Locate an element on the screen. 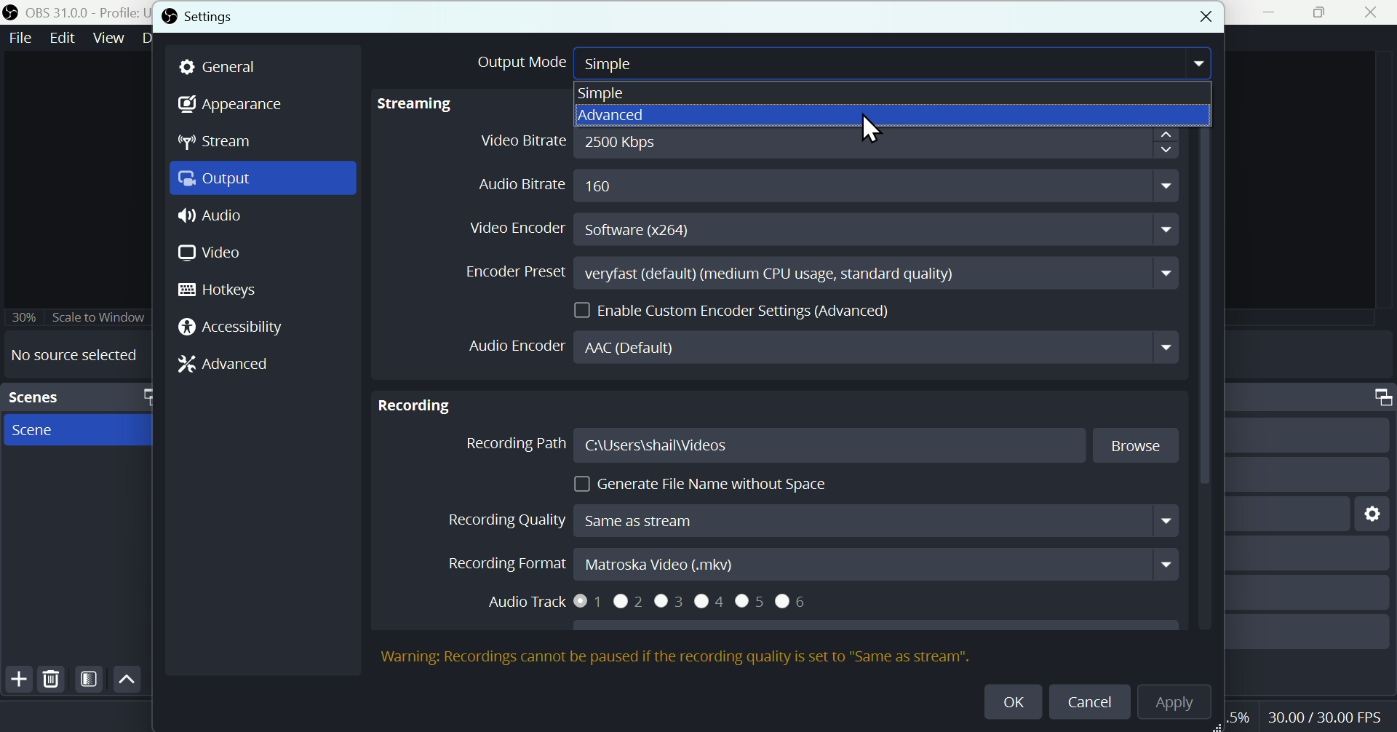 The image size is (1397, 732). View is located at coordinates (111, 36).